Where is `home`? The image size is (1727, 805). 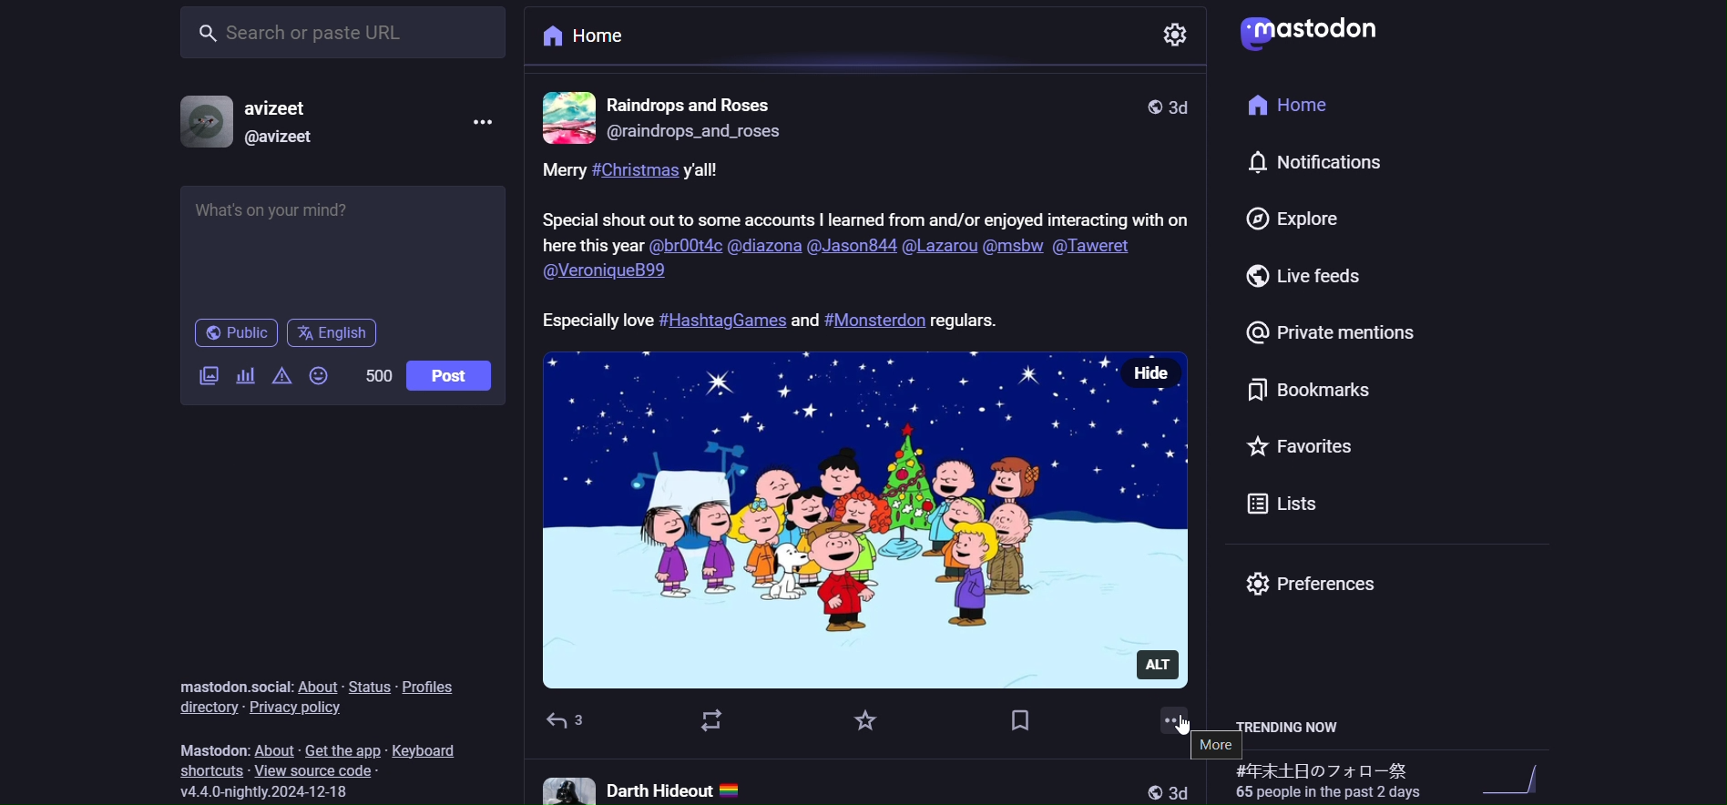
home is located at coordinates (1291, 105).